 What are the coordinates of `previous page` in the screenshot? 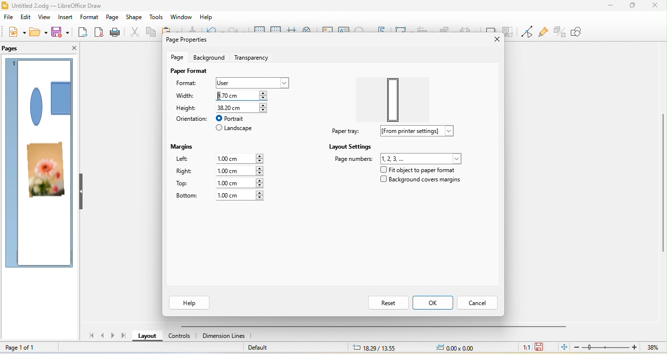 It's located at (104, 337).